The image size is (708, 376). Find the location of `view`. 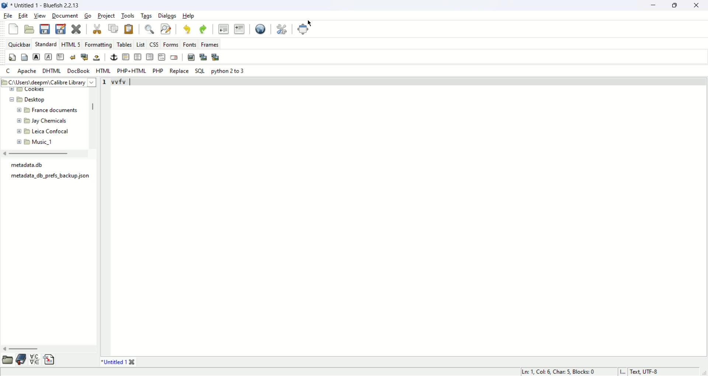

view is located at coordinates (39, 15).